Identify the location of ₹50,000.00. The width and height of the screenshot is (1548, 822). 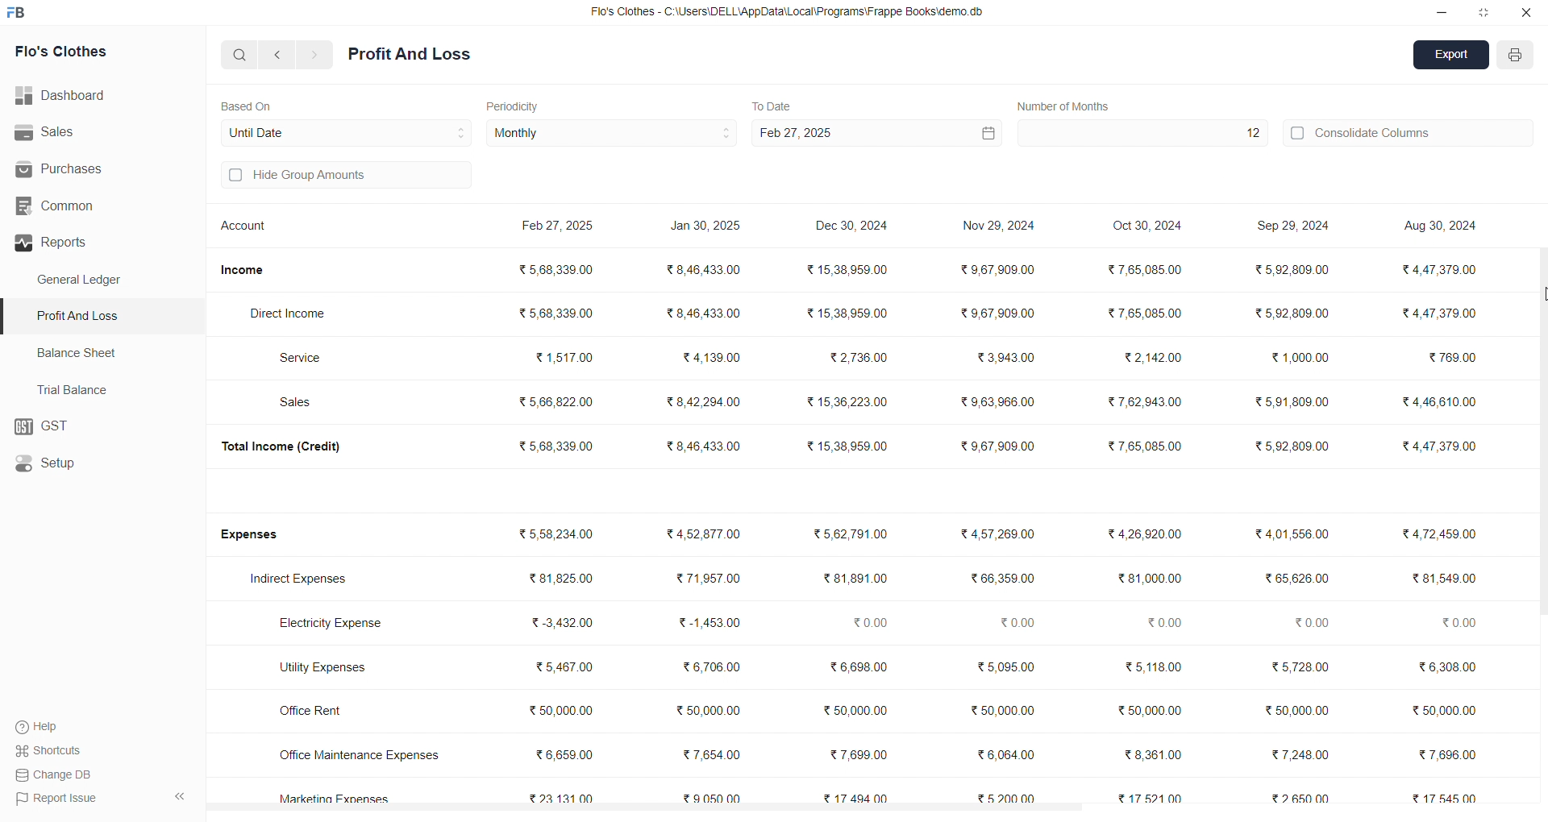
(860, 712).